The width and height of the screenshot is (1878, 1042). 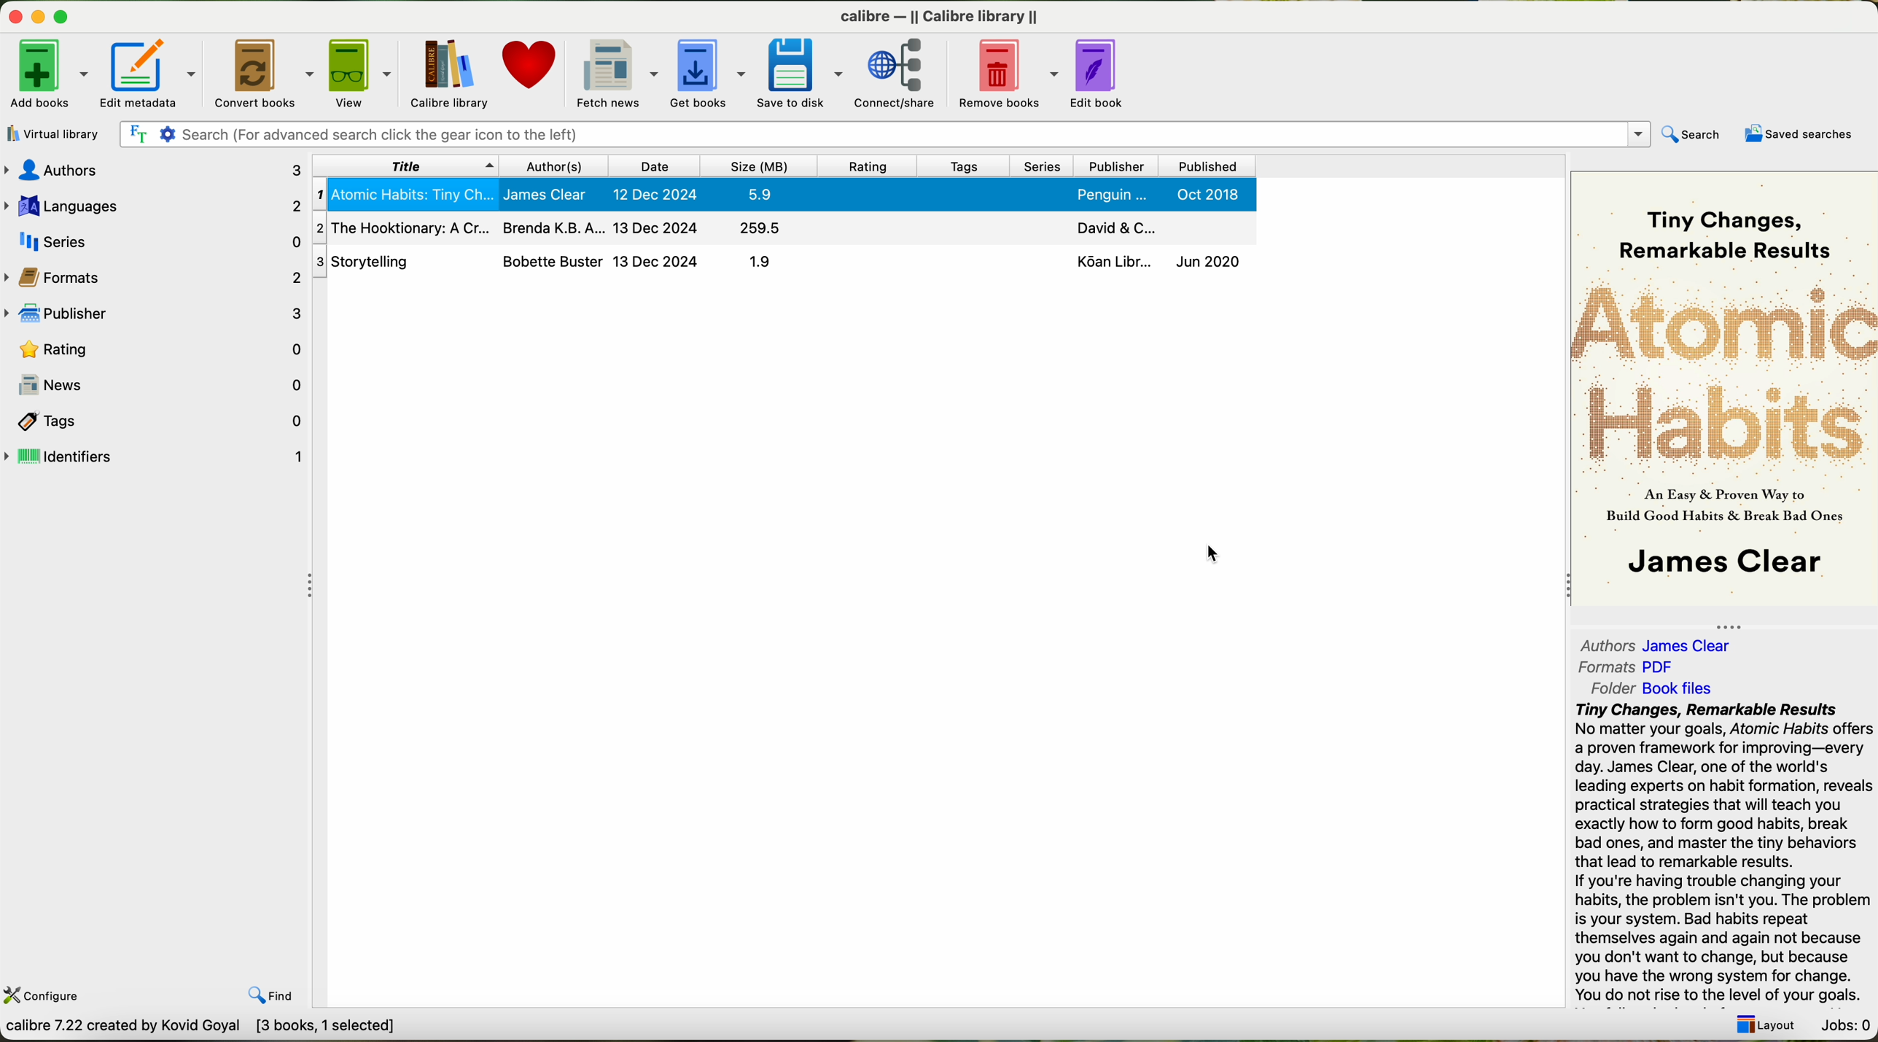 I want to click on James Clear, so click(x=1720, y=564).